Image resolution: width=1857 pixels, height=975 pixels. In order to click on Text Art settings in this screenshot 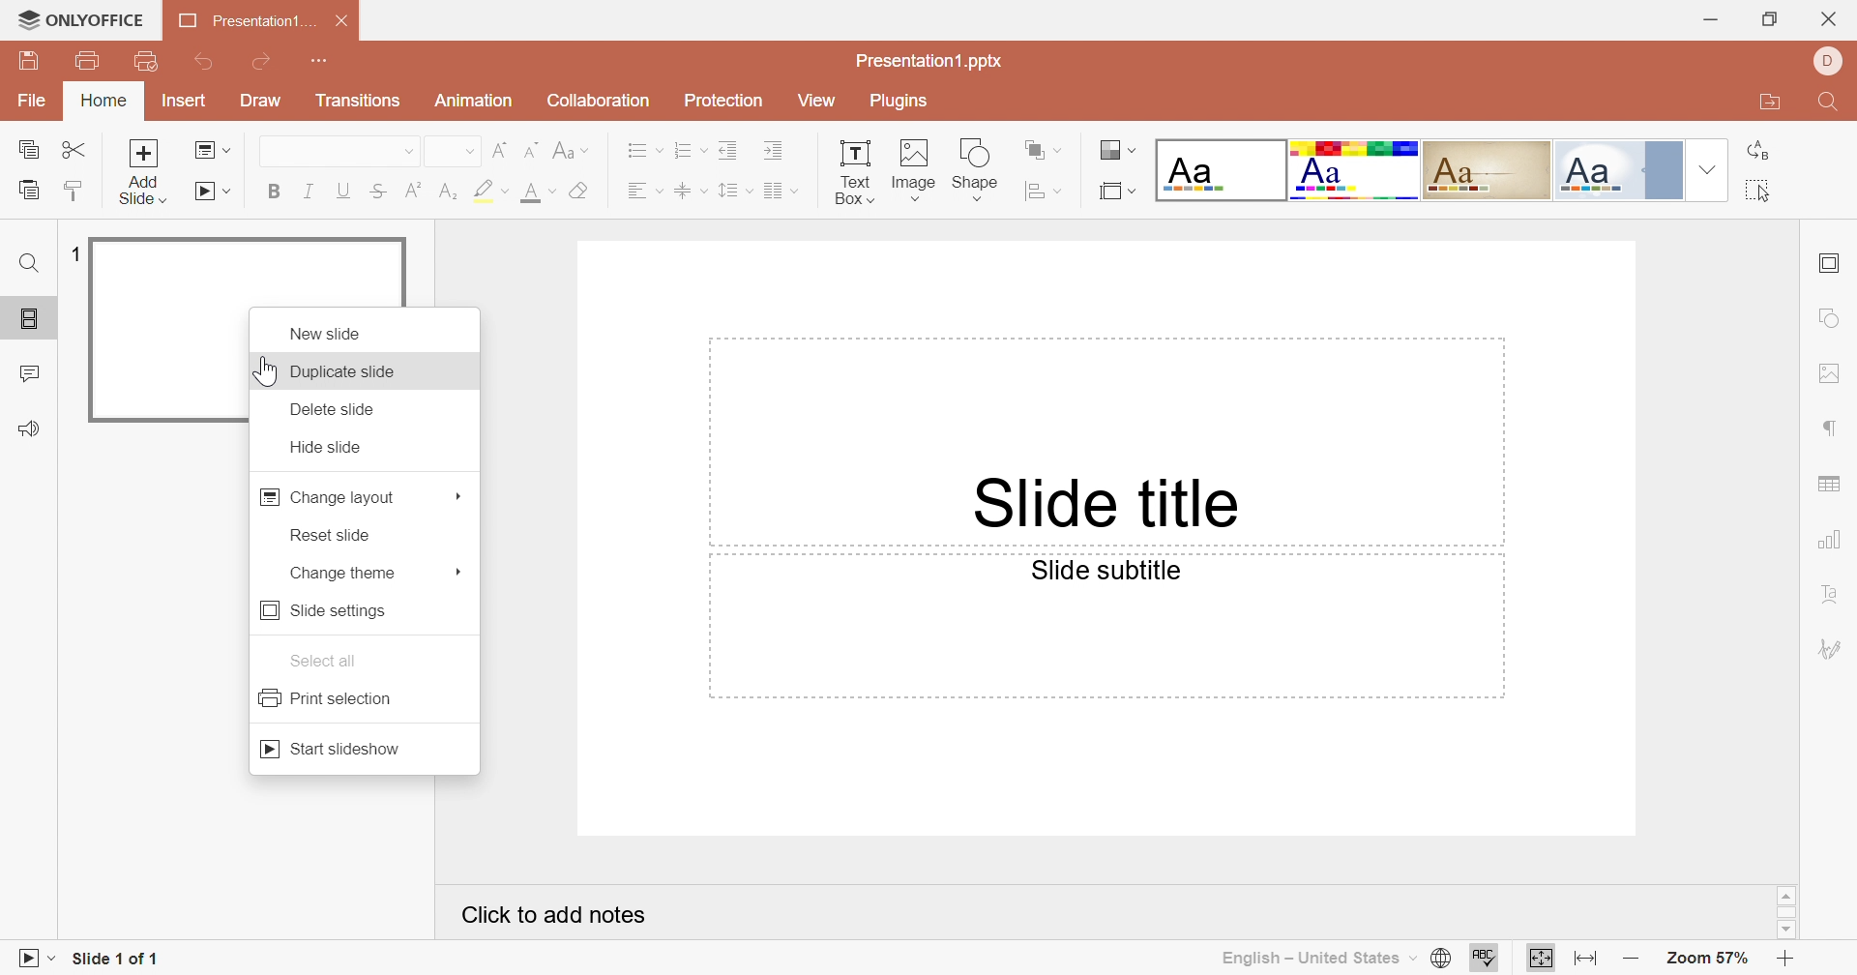, I will do `click(1832, 601)`.